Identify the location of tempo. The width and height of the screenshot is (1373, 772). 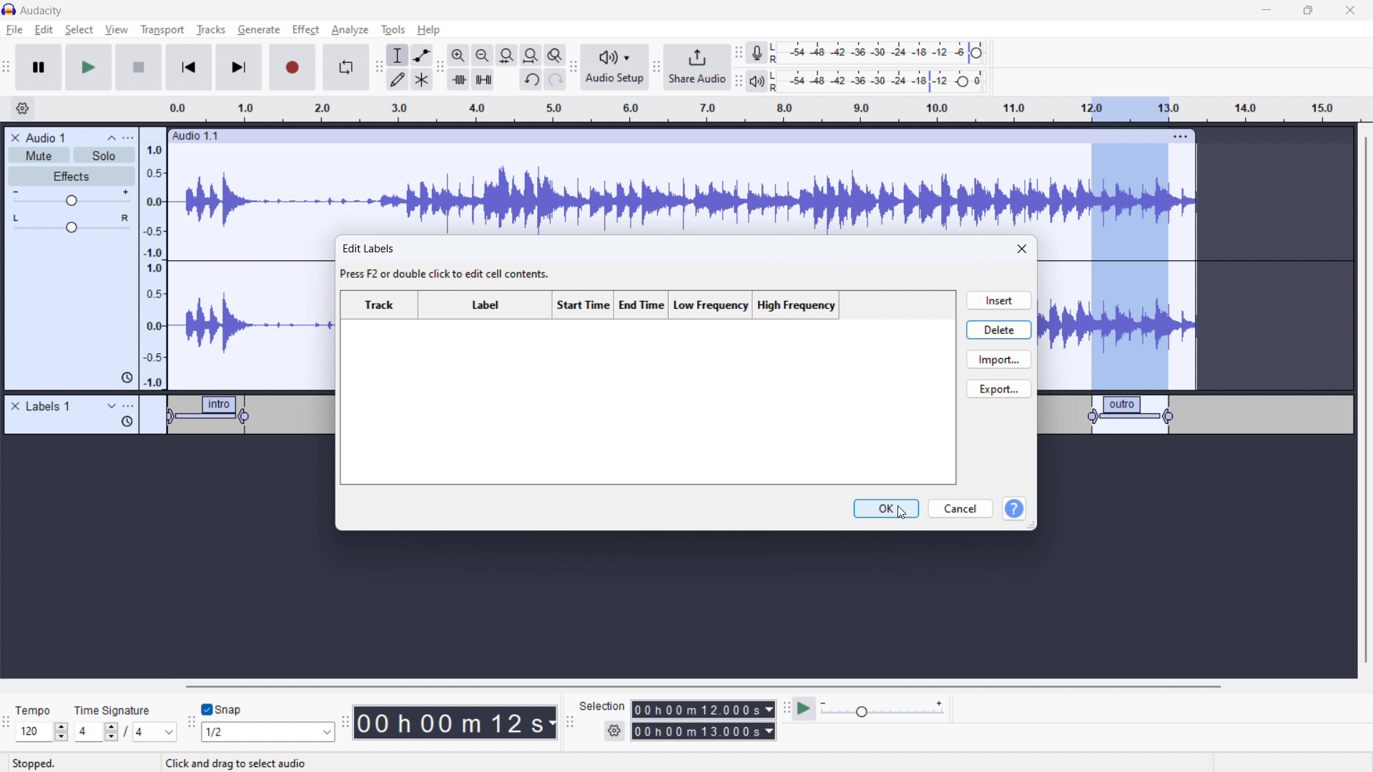
(43, 710).